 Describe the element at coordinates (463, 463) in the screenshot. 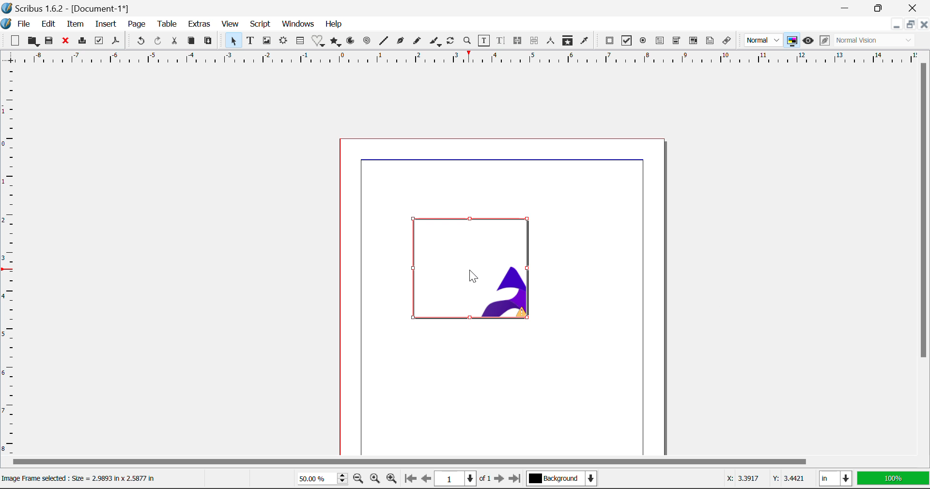

I see `Horizontal Scroll Bar` at that location.